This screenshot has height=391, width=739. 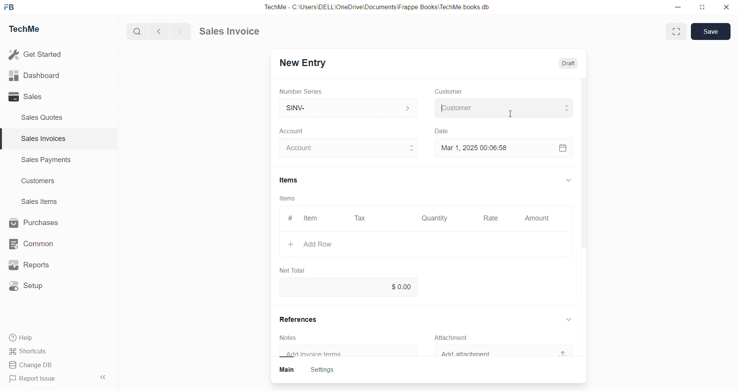 What do you see at coordinates (36, 265) in the screenshot?
I see `ws Reports` at bounding box center [36, 265].